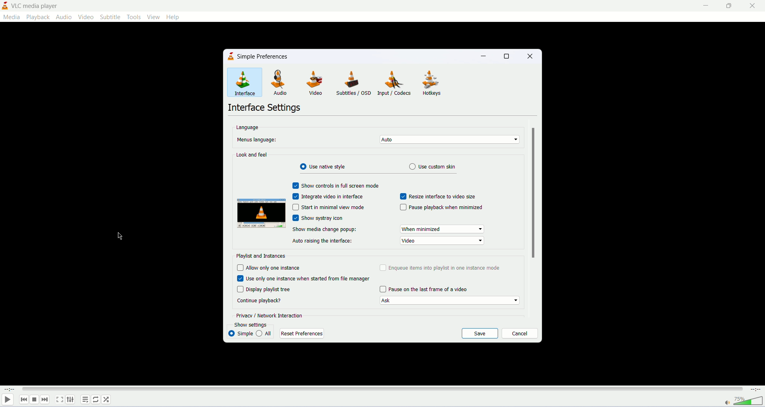 The height and width of the screenshot is (407, 765). What do you see at coordinates (240, 333) in the screenshot?
I see `simple` at bounding box center [240, 333].